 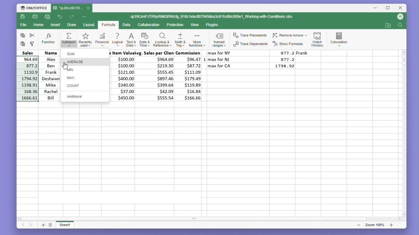 I want to click on Previous sheet, so click(x=21, y=226).